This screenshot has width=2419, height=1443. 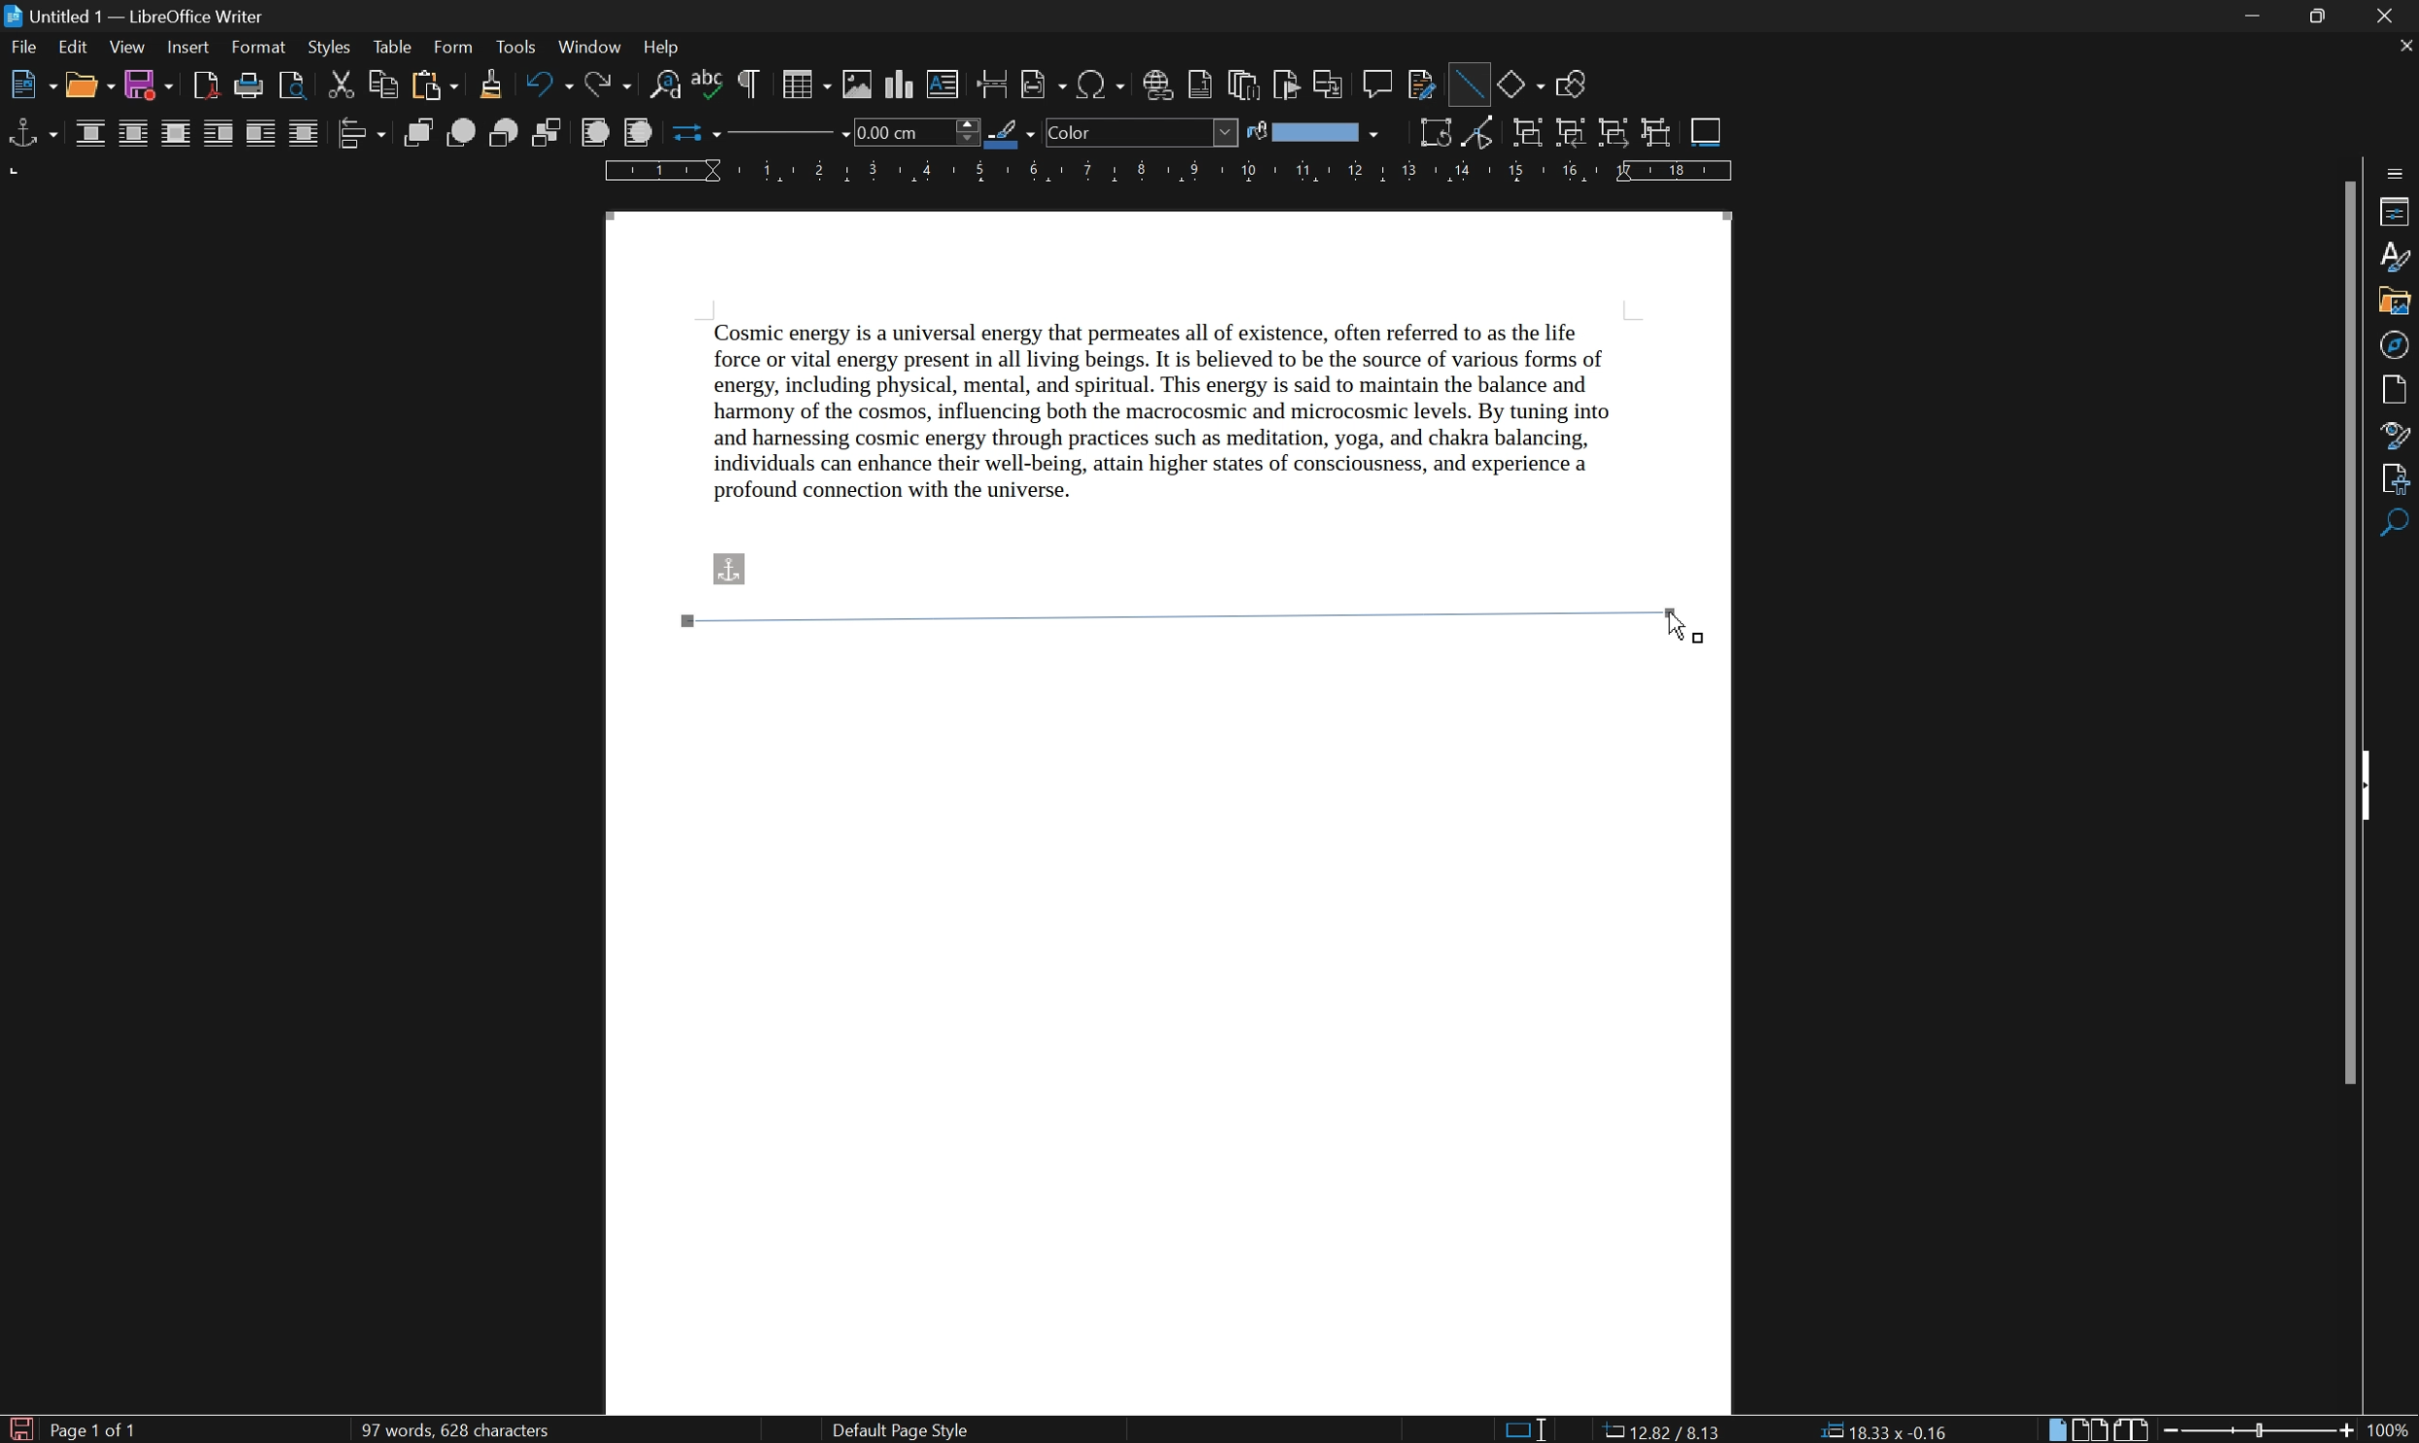 I want to click on scroll bar, so click(x=2353, y=629).